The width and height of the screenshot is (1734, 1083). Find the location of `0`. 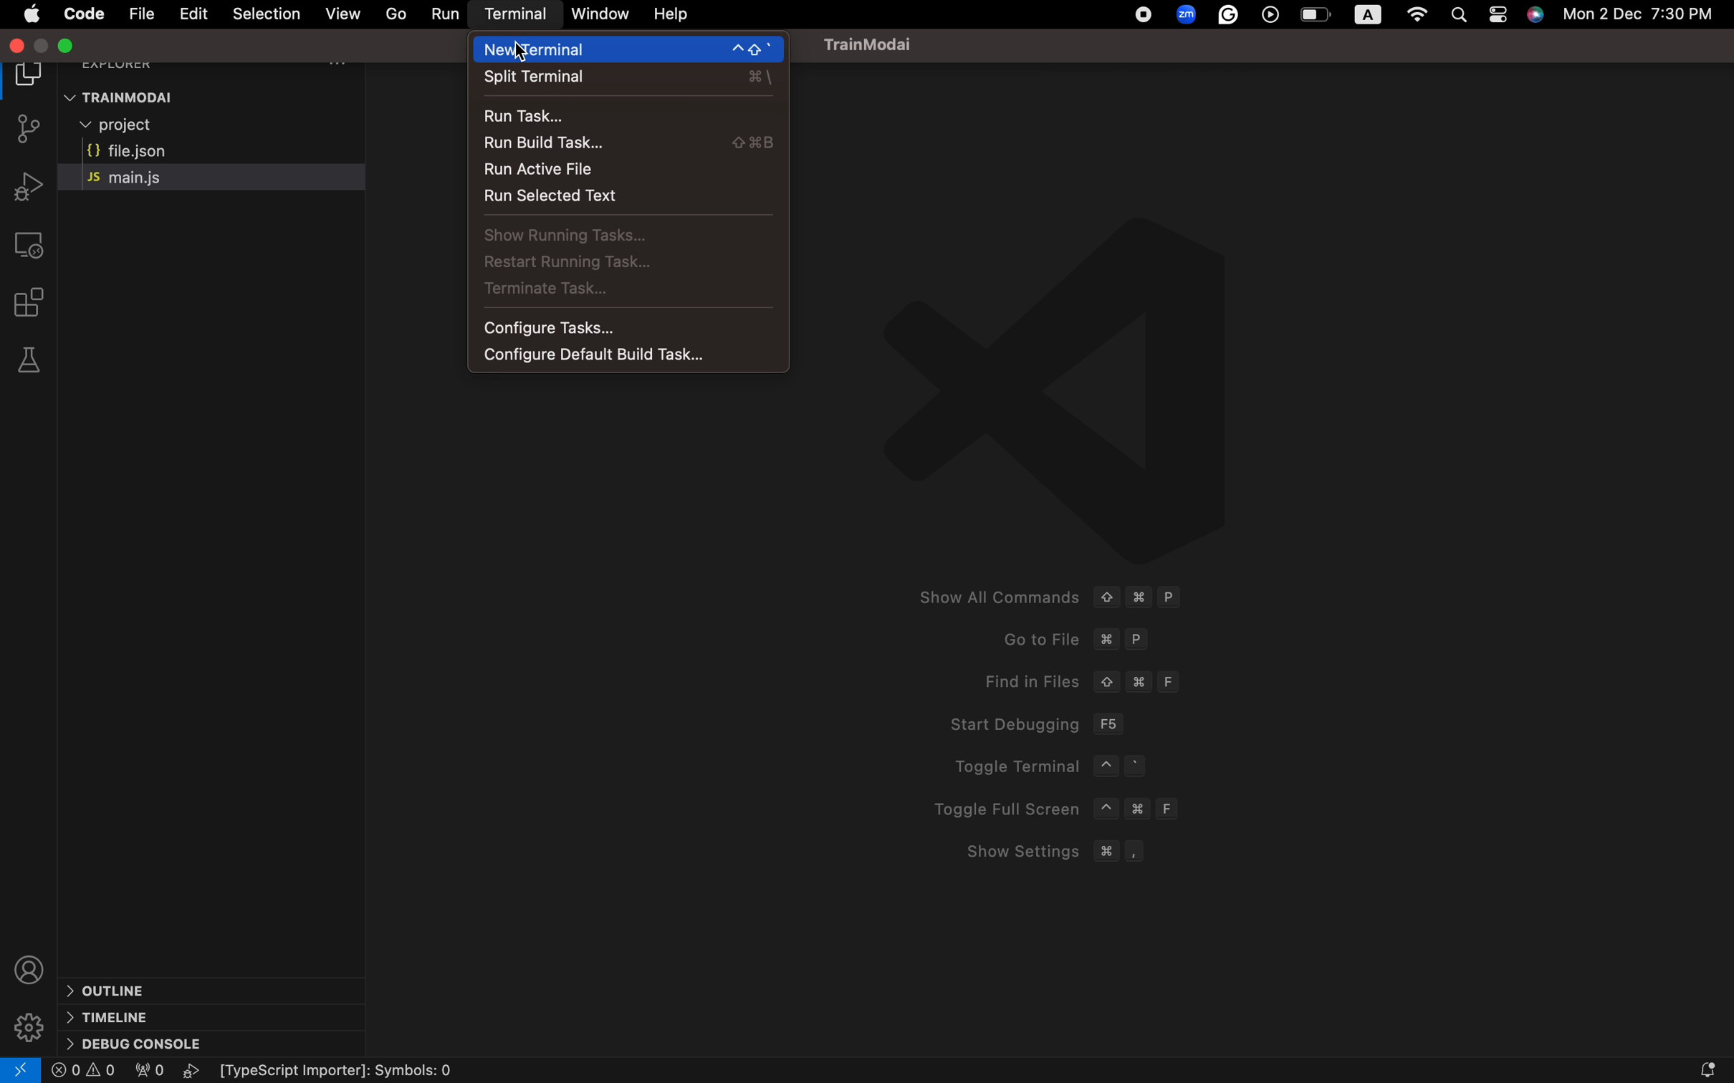

0 is located at coordinates (85, 1071).